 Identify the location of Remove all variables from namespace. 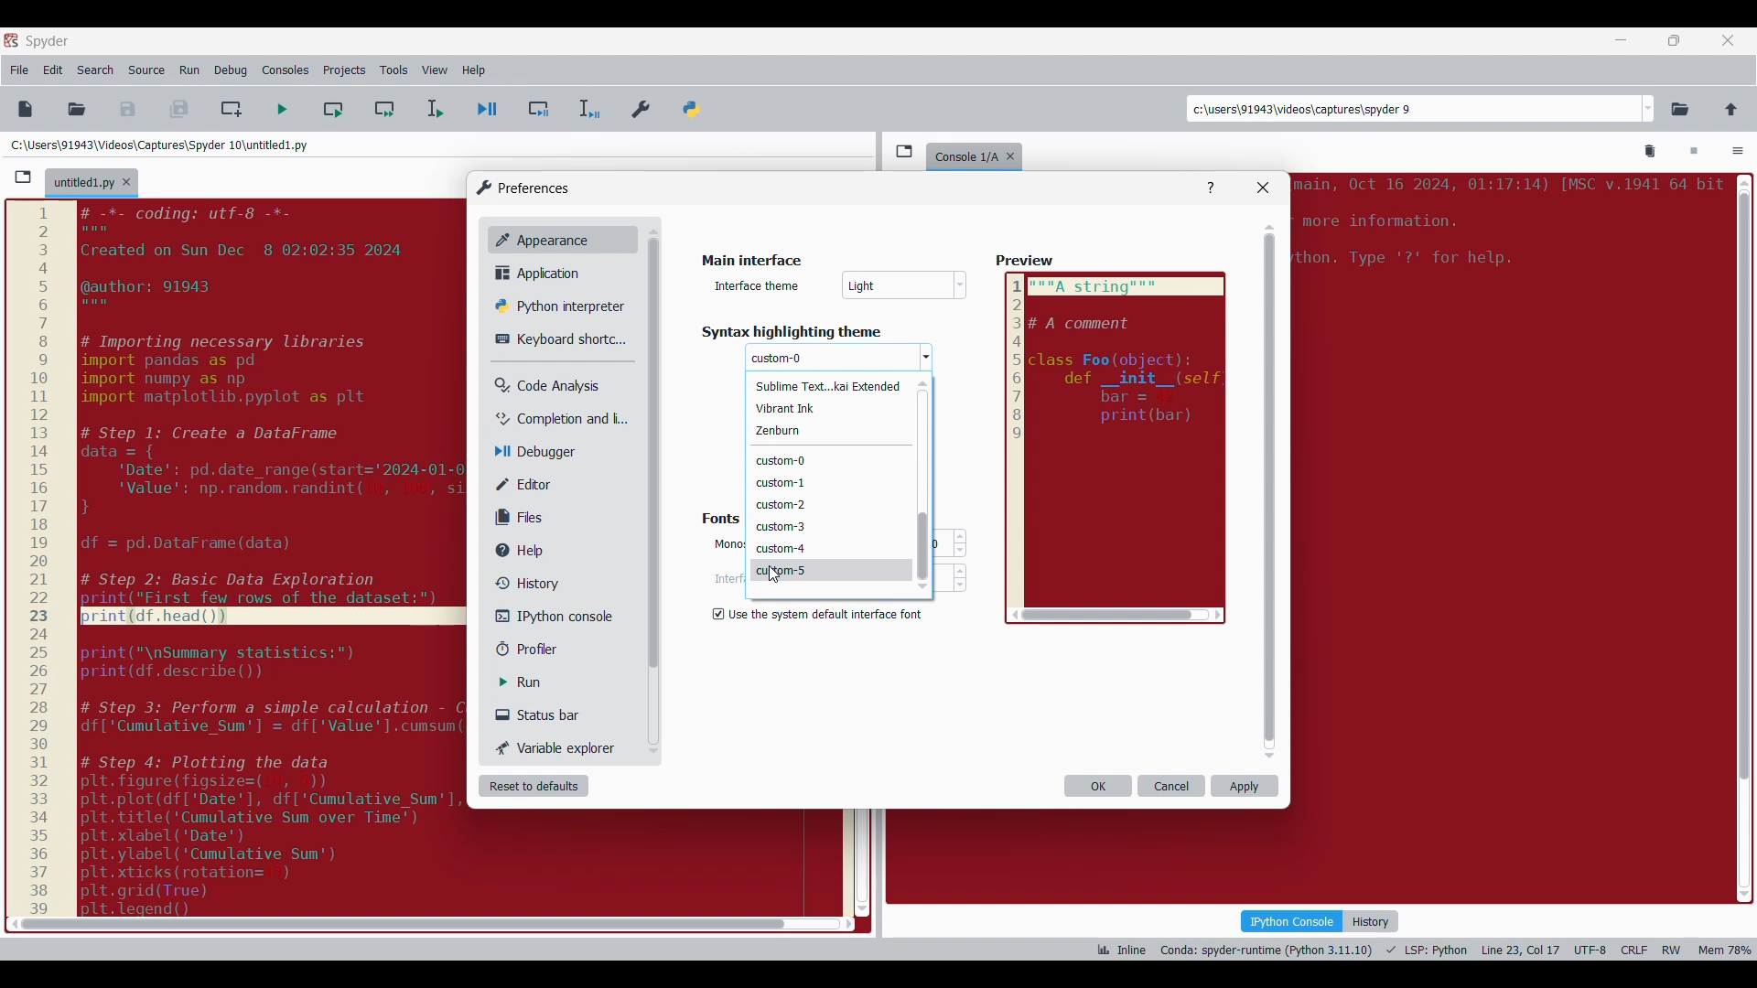
(1651, 152).